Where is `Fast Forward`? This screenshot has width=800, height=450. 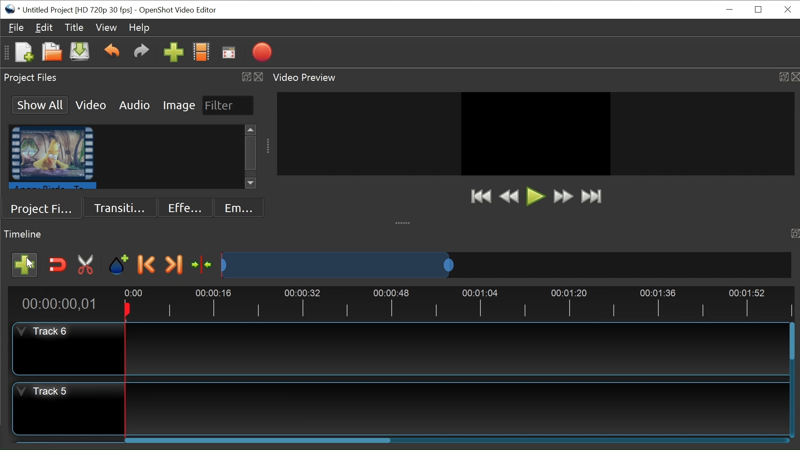 Fast Forward is located at coordinates (563, 196).